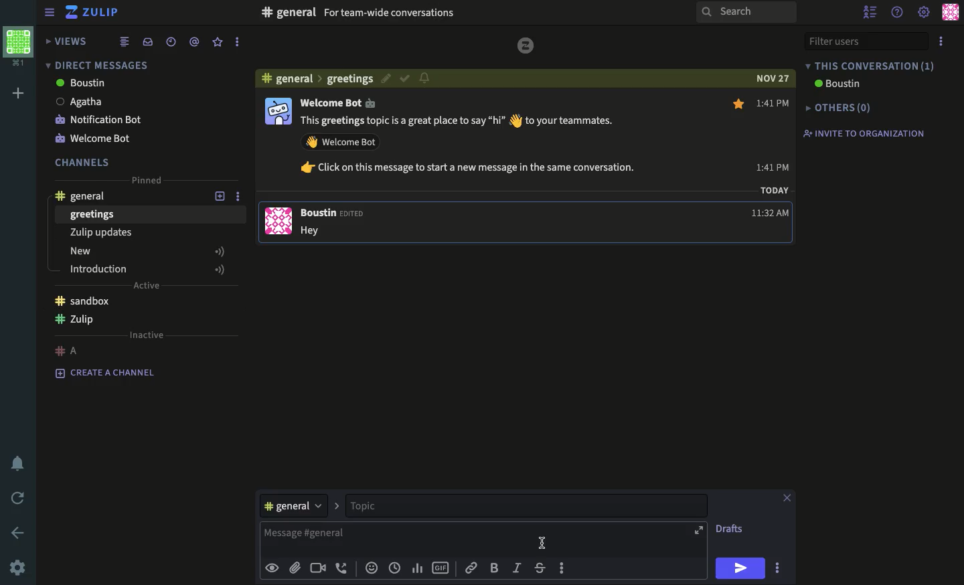 The width and height of the screenshot is (964, 585). I want to click on general, so click(295, 506).